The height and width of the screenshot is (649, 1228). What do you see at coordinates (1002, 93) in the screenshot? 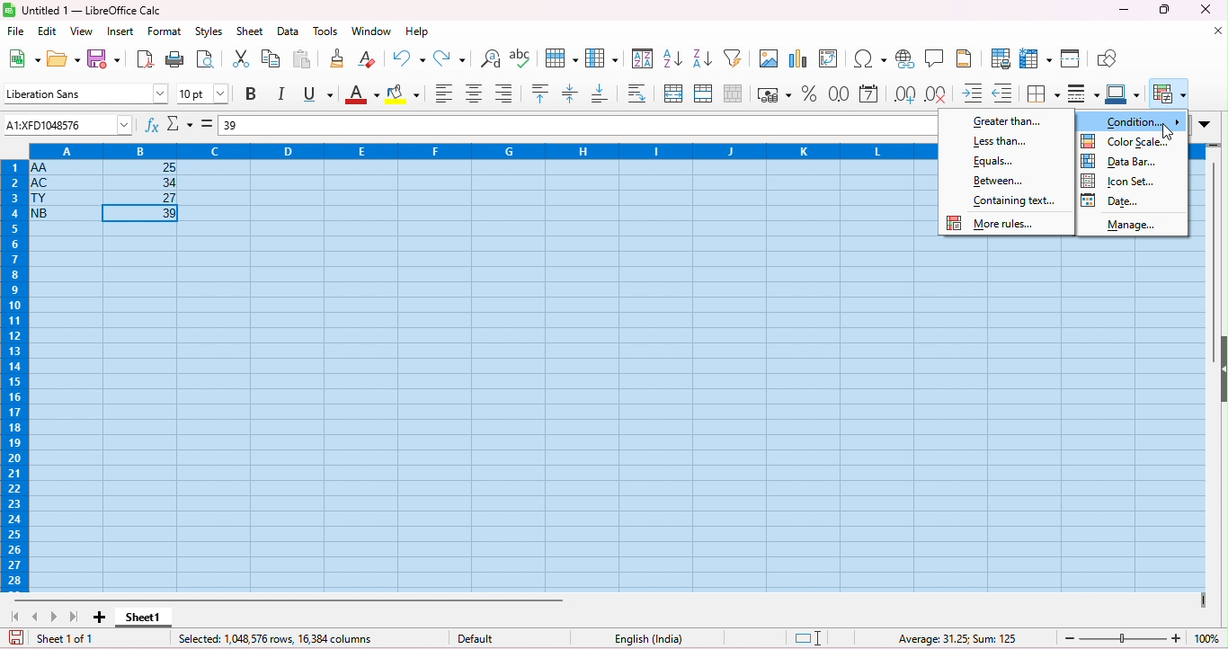
I see `decrease indent` at bounding box center [1002, 93].